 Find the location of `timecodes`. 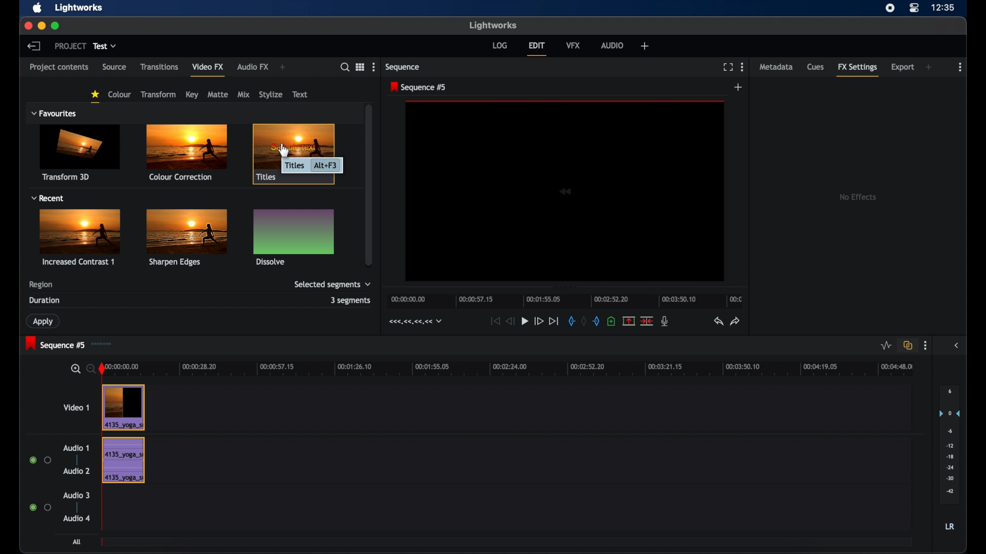

timecodes is located at coordinates (414, 322).